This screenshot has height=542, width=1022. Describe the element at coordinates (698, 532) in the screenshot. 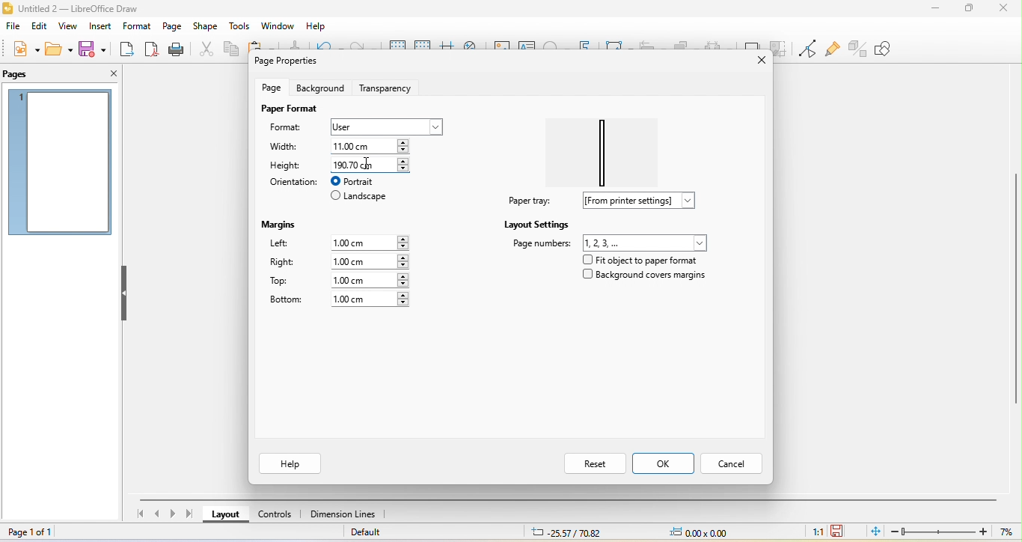

I see `0.00x0.00` at that location.